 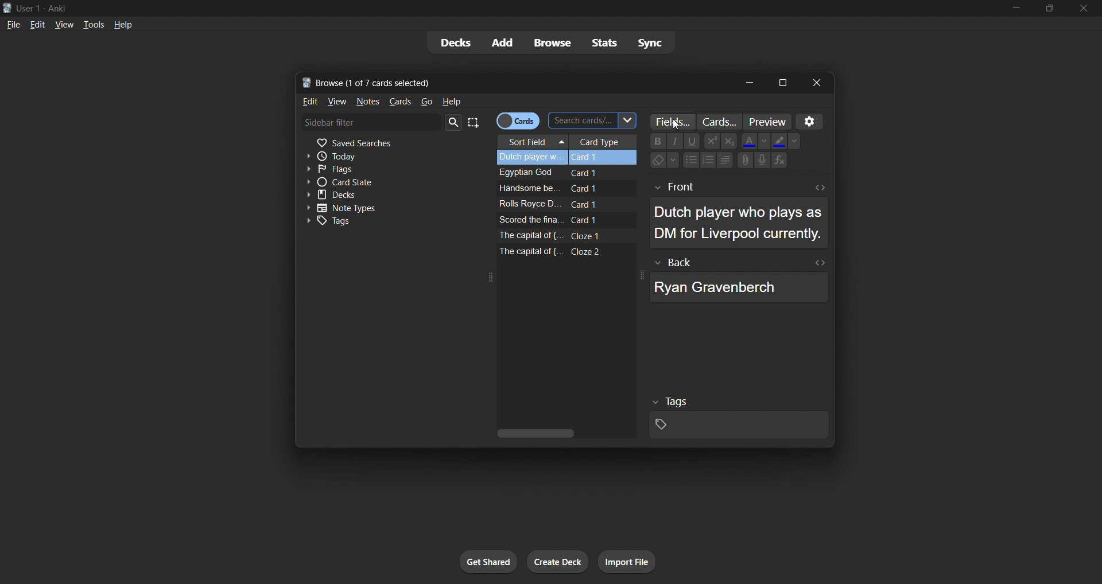 What do you see at coordinates (125, 24) in the screenshot?
I see `help` at bounding box center [125, 24].